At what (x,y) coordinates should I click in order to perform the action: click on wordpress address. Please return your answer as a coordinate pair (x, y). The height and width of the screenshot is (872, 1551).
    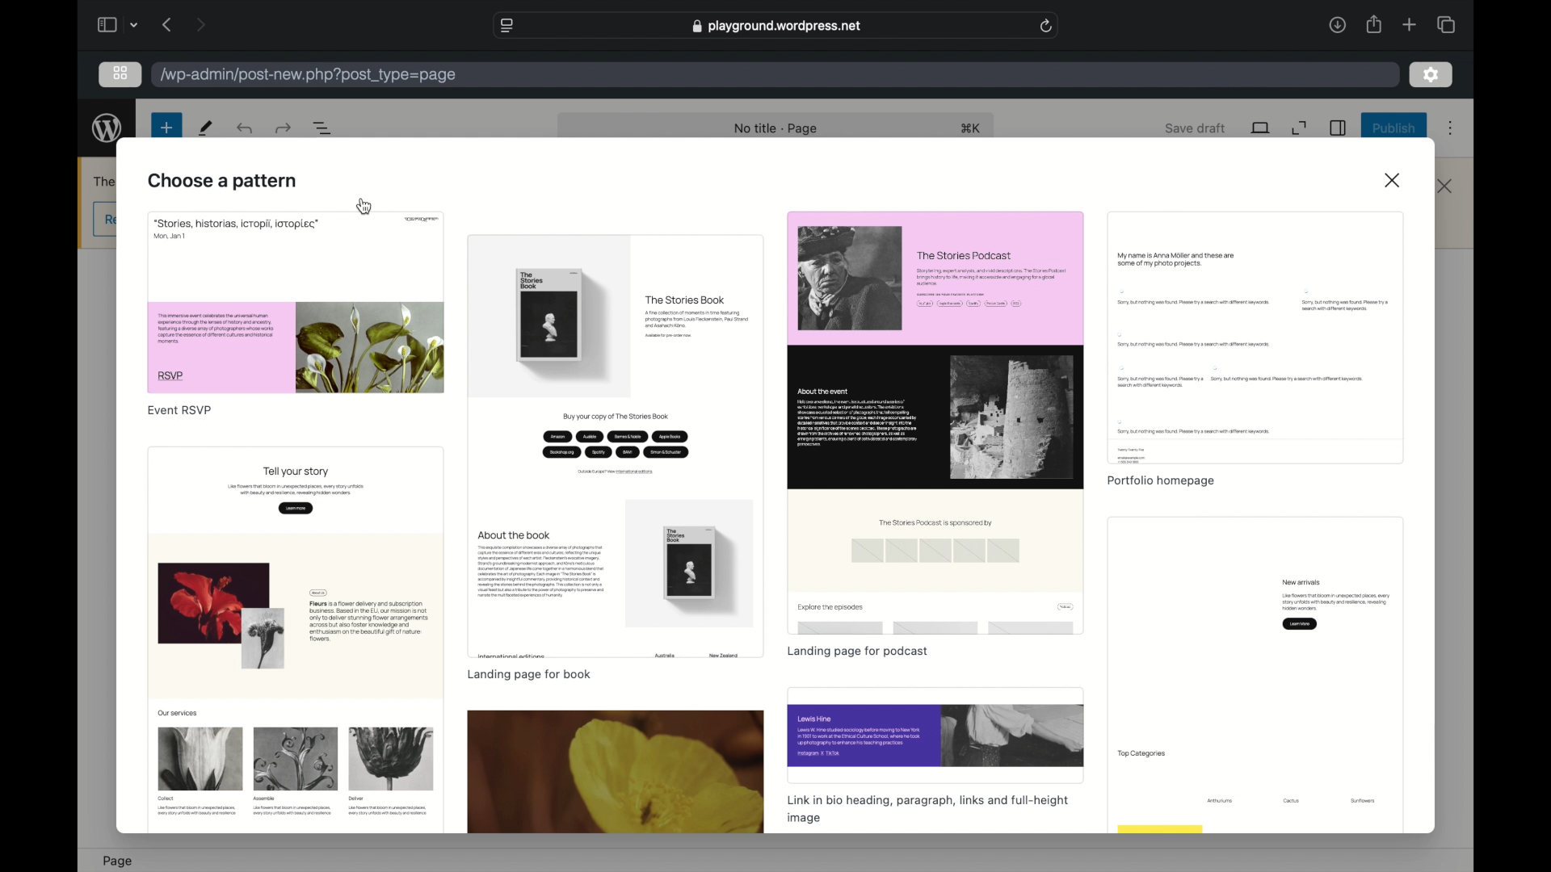
    Looking at the image, I should click on (307, 75).